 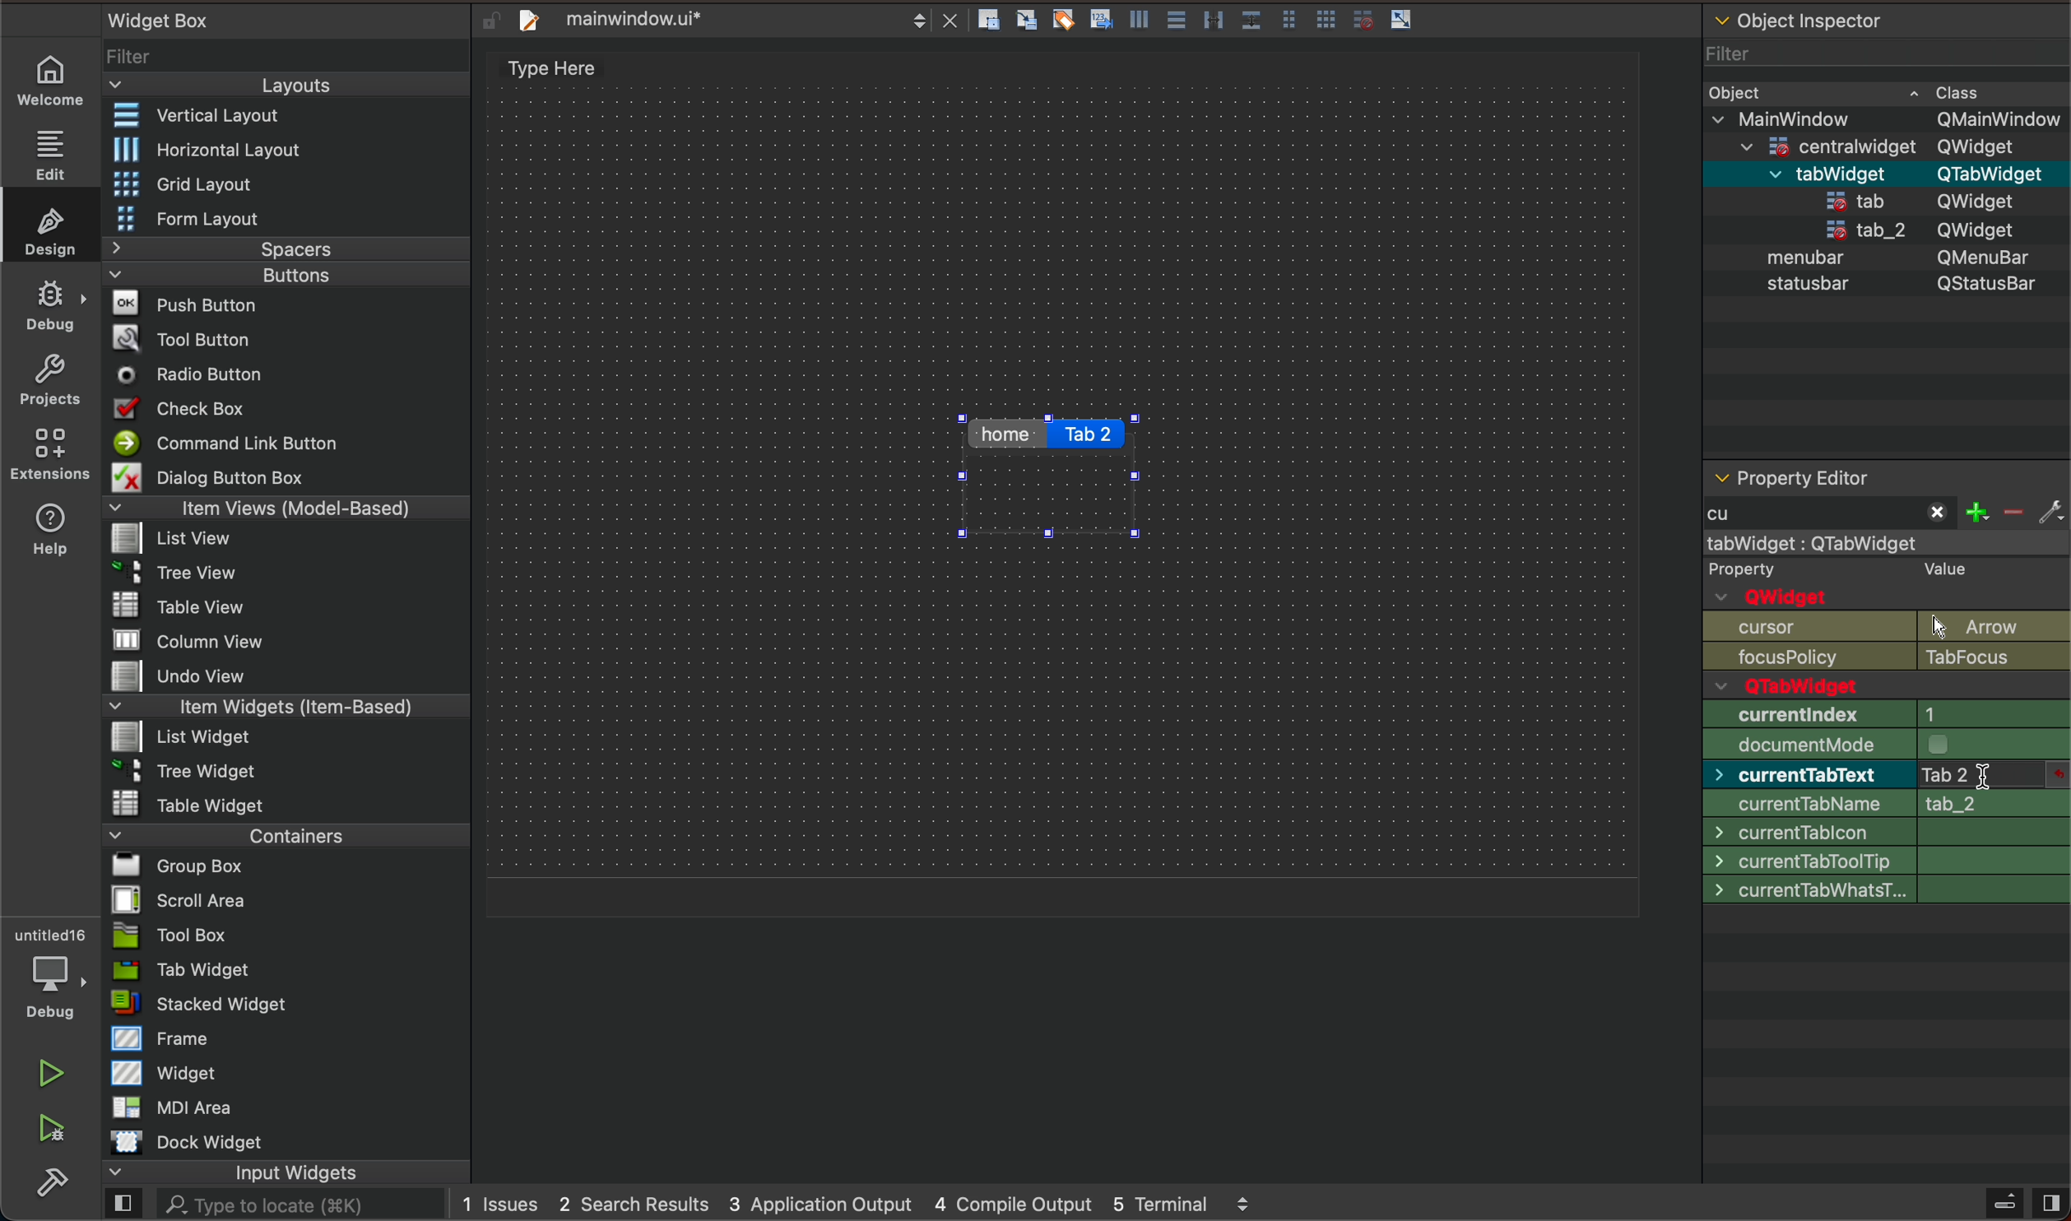 What do you see at coordinates (1987, 776) in the screenshot?
I see `after type` at bounding box center [1987, 776].